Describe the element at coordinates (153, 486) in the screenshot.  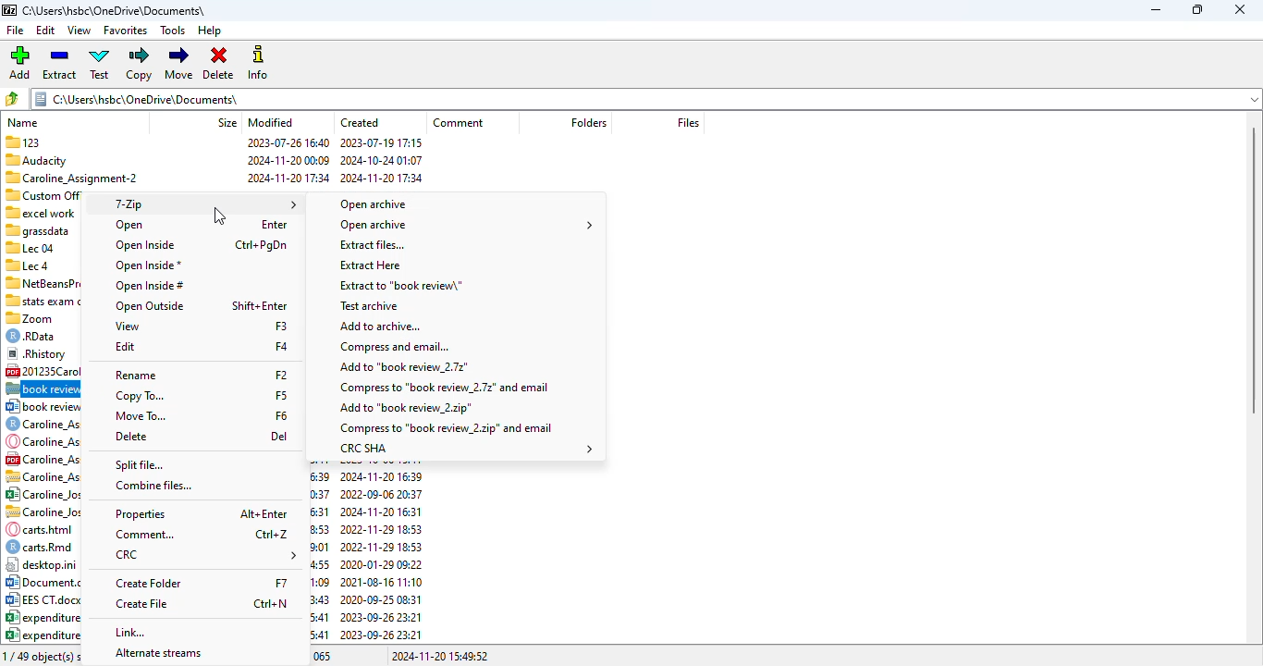
I see `combine files` at that location.